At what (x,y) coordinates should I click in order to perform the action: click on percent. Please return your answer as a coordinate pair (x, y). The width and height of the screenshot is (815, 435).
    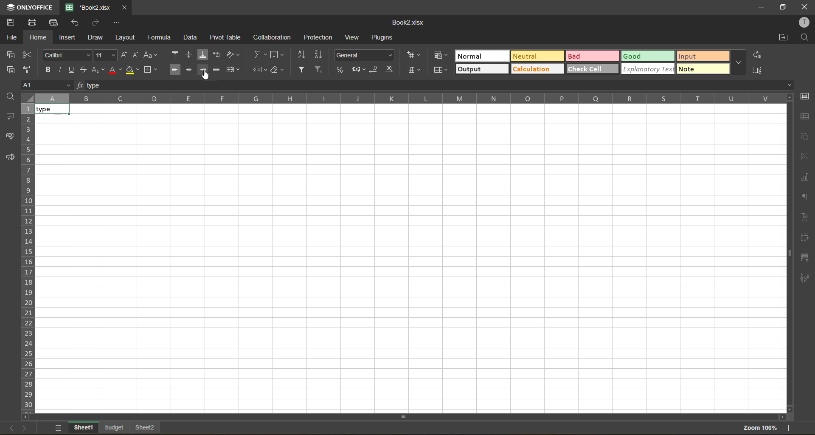
    Looking at the image, I should click on (342, 70).